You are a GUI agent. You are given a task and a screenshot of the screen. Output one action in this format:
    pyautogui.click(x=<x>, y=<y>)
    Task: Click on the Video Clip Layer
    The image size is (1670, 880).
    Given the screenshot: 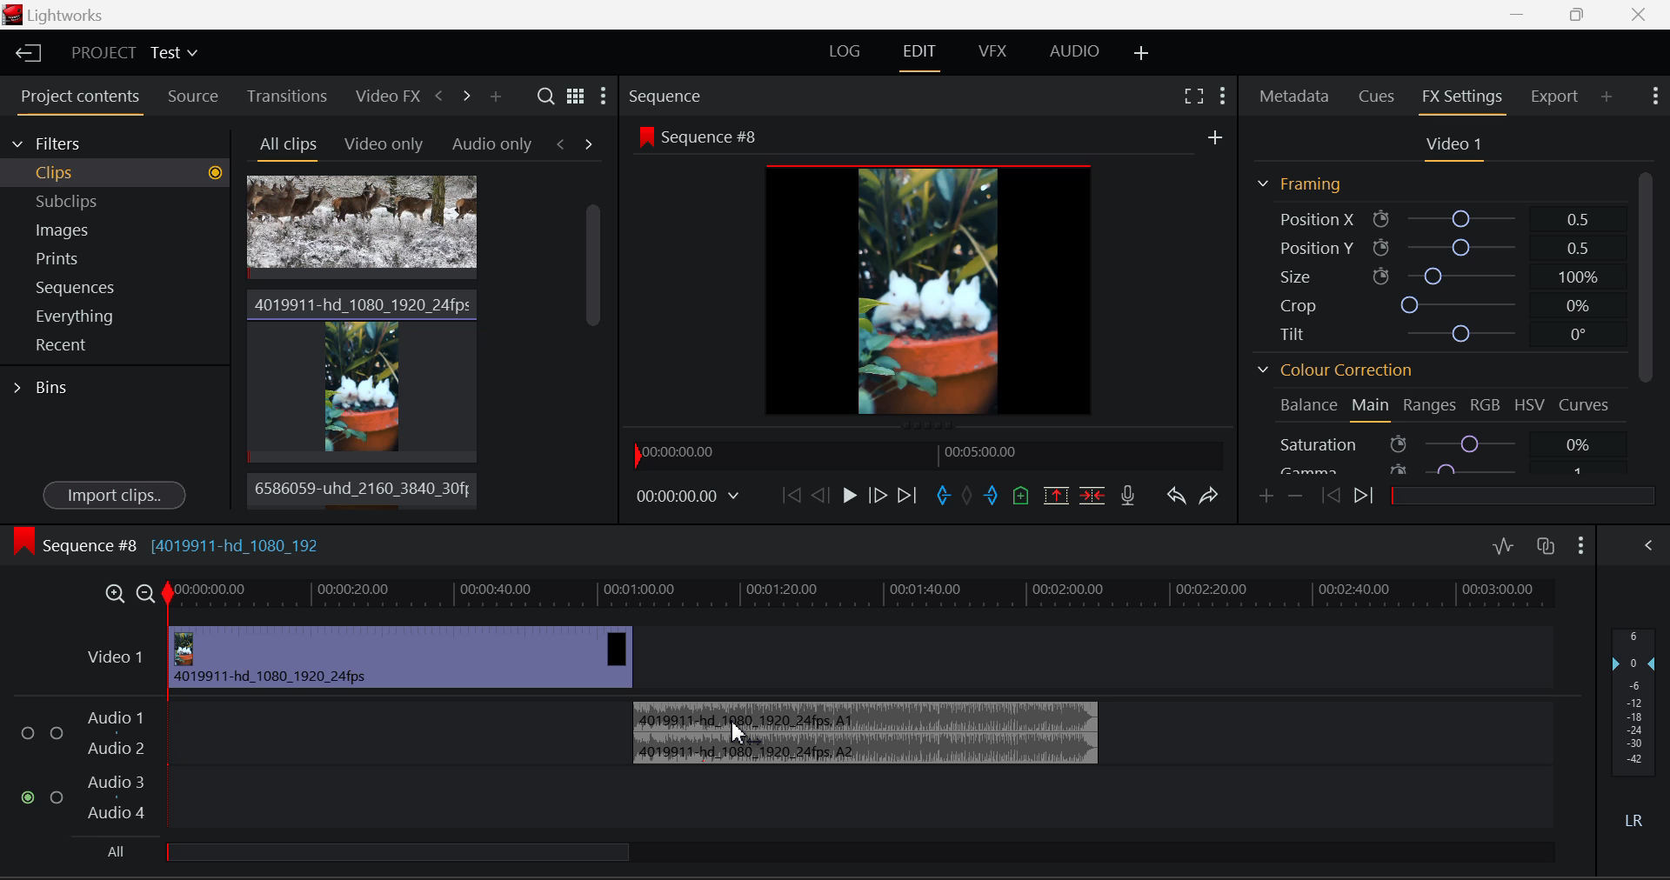 What is the action you would take?
    pyautogui.click(x=402, y=657)
    